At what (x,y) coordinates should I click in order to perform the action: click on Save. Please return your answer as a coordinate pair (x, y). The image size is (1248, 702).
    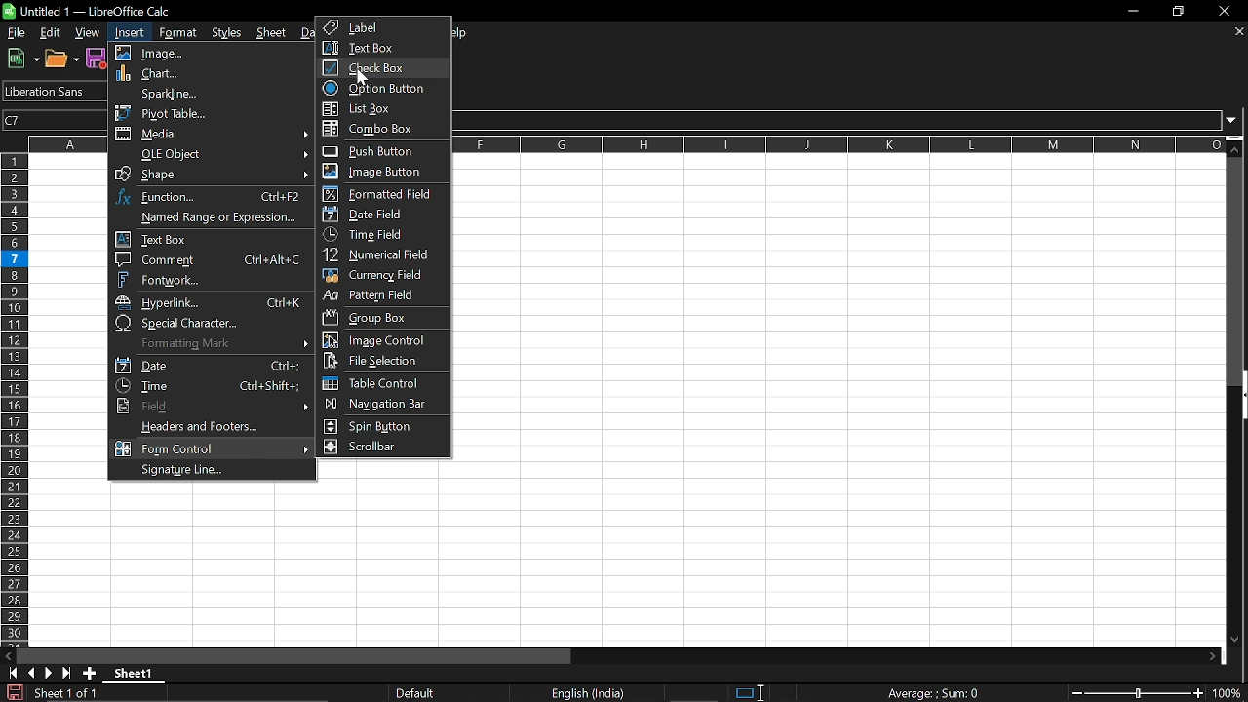
    Looking at the image, I should click on (97, 58).